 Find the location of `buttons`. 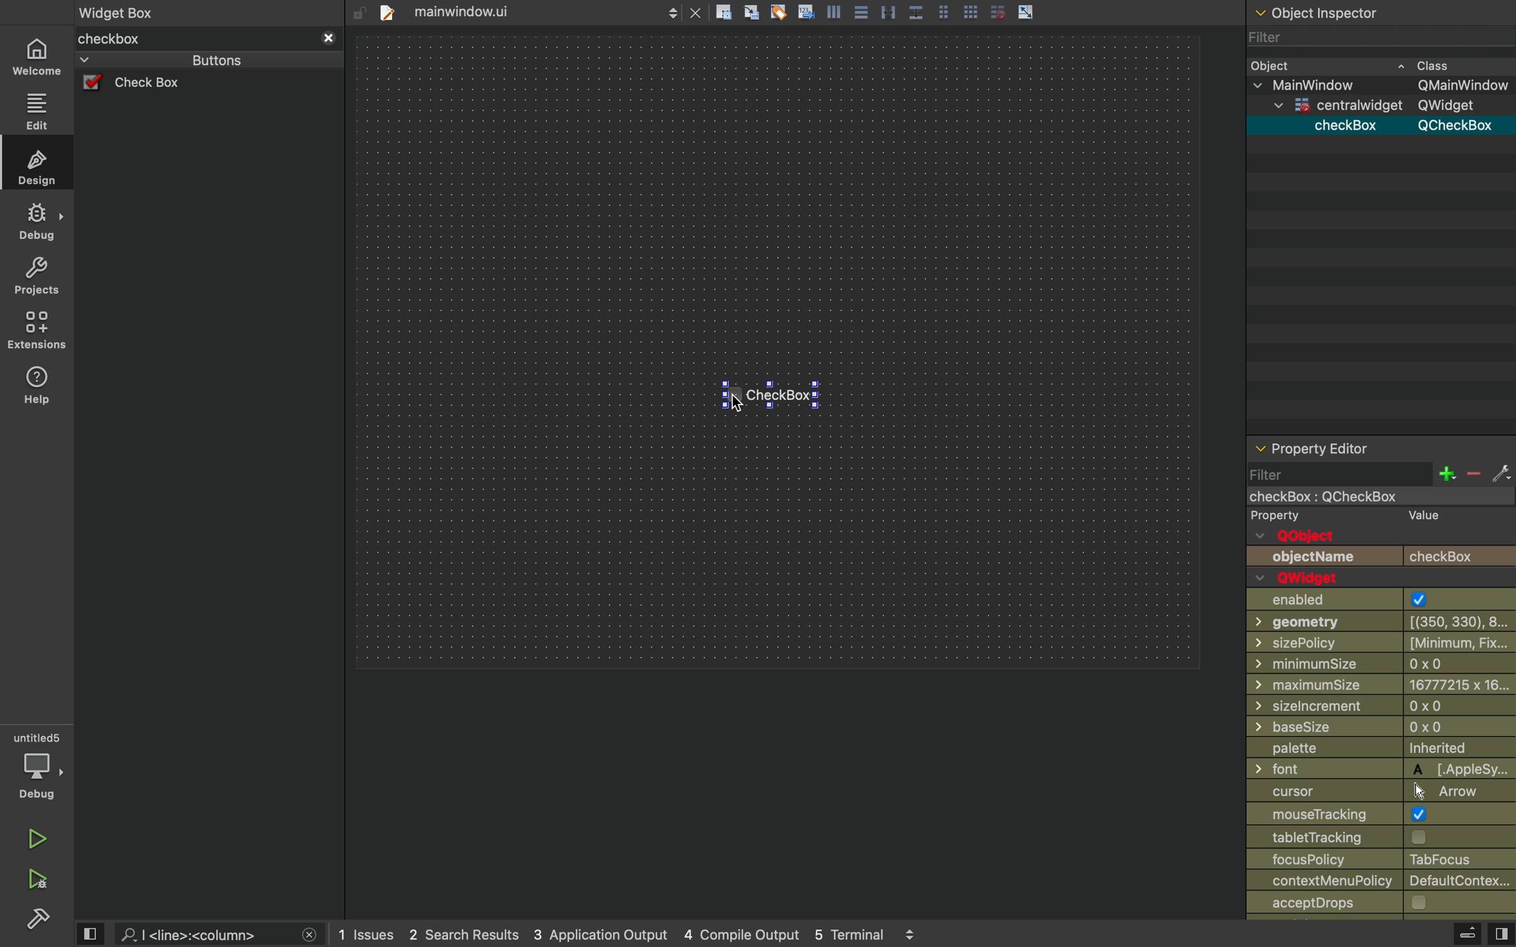

buttons is located at coordinates (191, 60).